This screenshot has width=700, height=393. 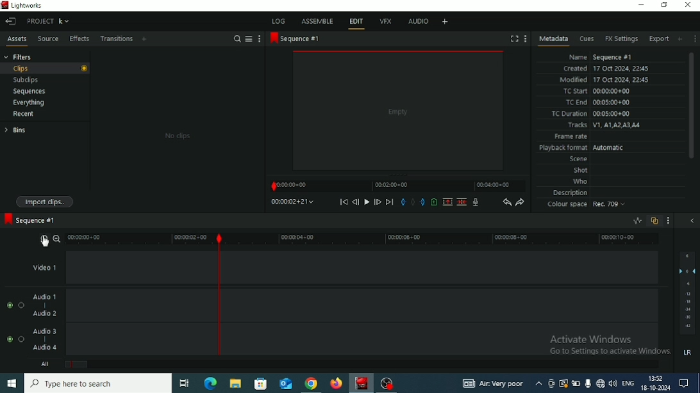 What do you see at coordinates (571, 193) in the screenshot?
I see `Description` at bounding box center [571, 193].